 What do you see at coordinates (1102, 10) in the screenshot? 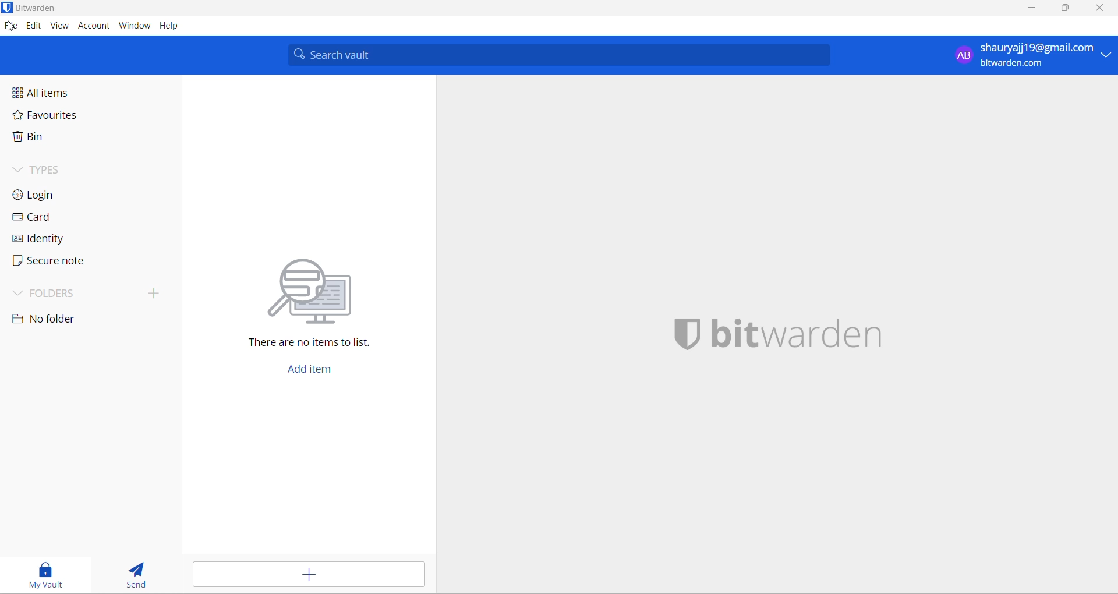
I see `close` at bounding box center [1102, 10].